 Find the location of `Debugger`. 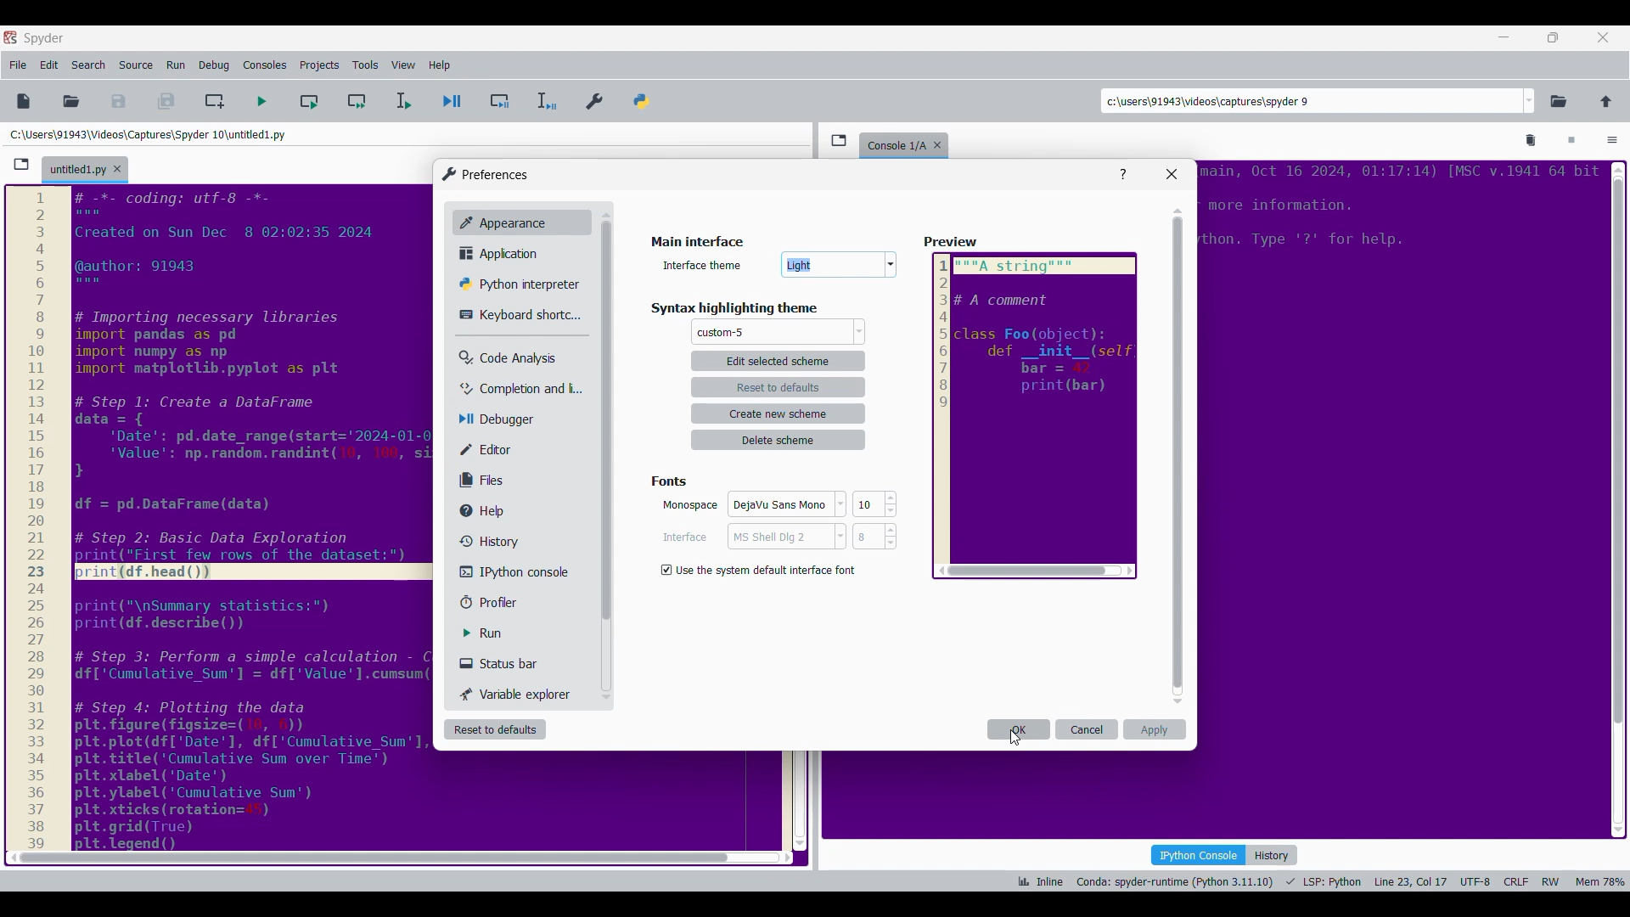

Debugger is located at coordinates (504, 420).